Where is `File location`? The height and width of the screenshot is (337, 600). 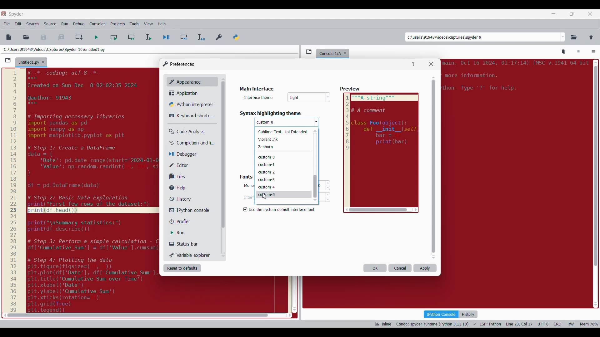 File location is located at coordinates (54, 49).